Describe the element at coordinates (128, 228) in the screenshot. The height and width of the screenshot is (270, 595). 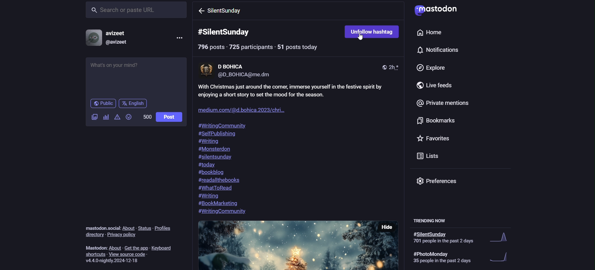
I see `about` at that location.